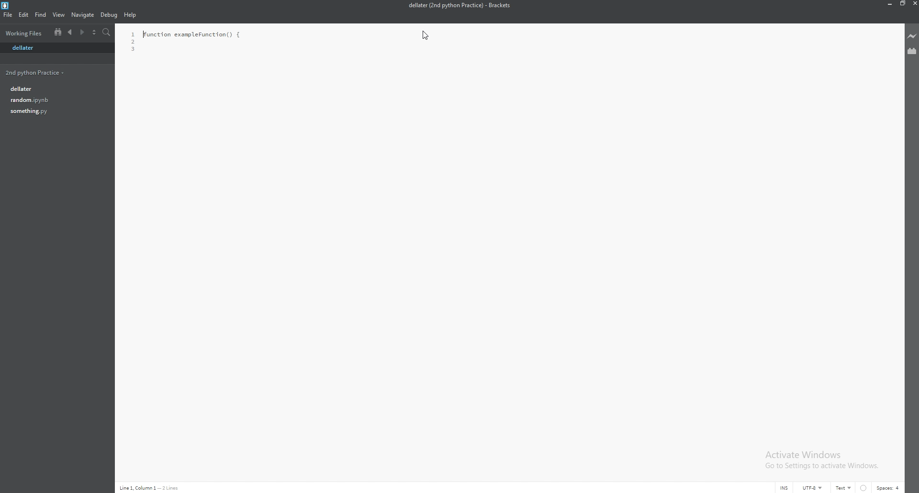  Describe the element at coordinates (153, 488) in the screenshot. I see `line 1, column 1 - 2 lines` at that location.